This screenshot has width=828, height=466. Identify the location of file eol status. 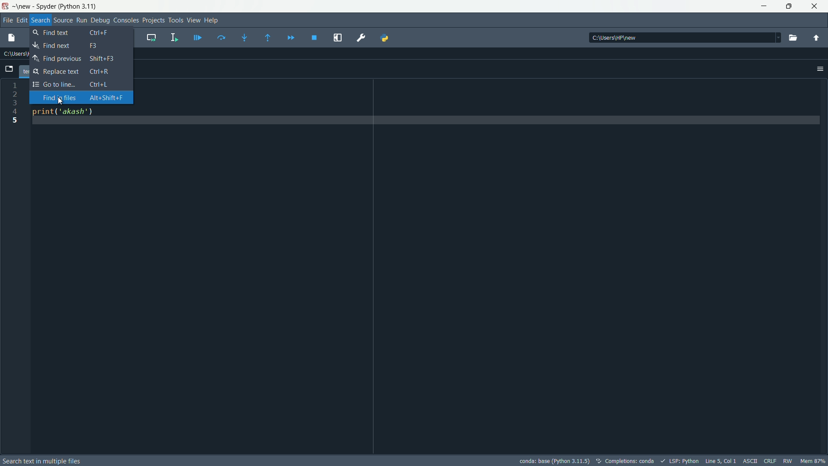
(772, 460).